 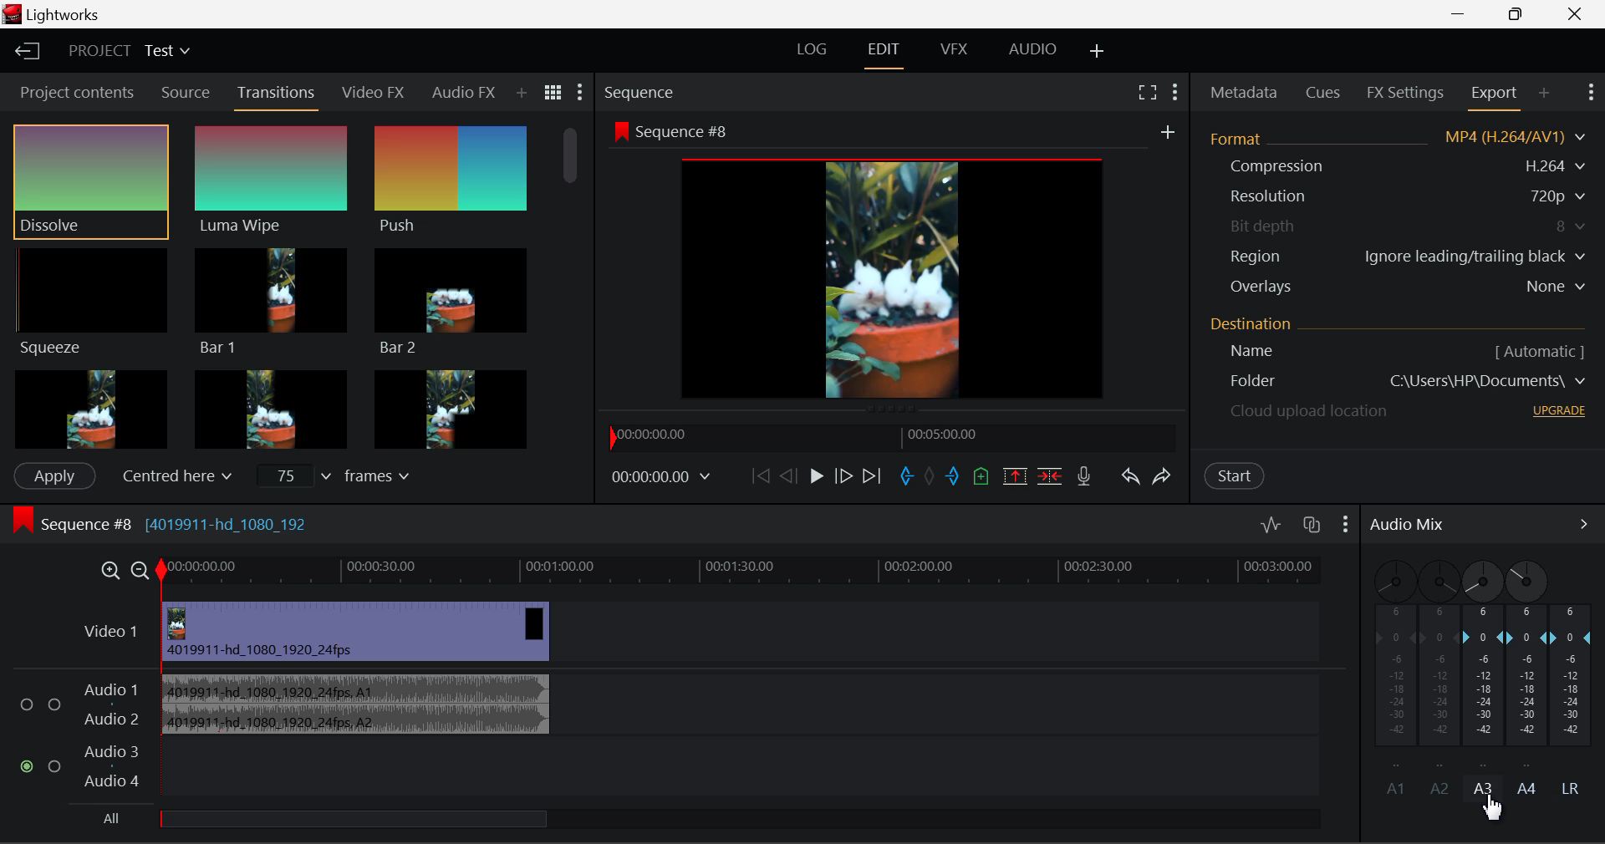 I want to click on Toggle audio levels editing, so click(x=1268, y=529).